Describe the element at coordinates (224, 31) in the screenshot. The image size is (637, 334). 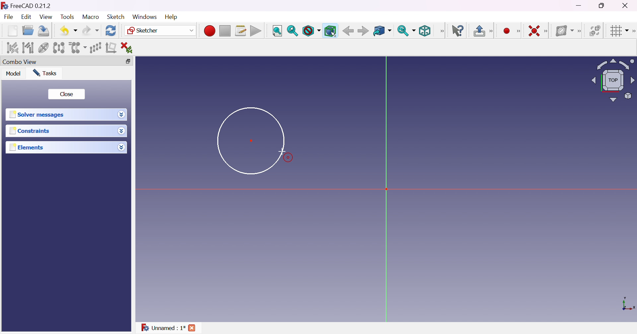
I see `Stop macro recording` at that location.